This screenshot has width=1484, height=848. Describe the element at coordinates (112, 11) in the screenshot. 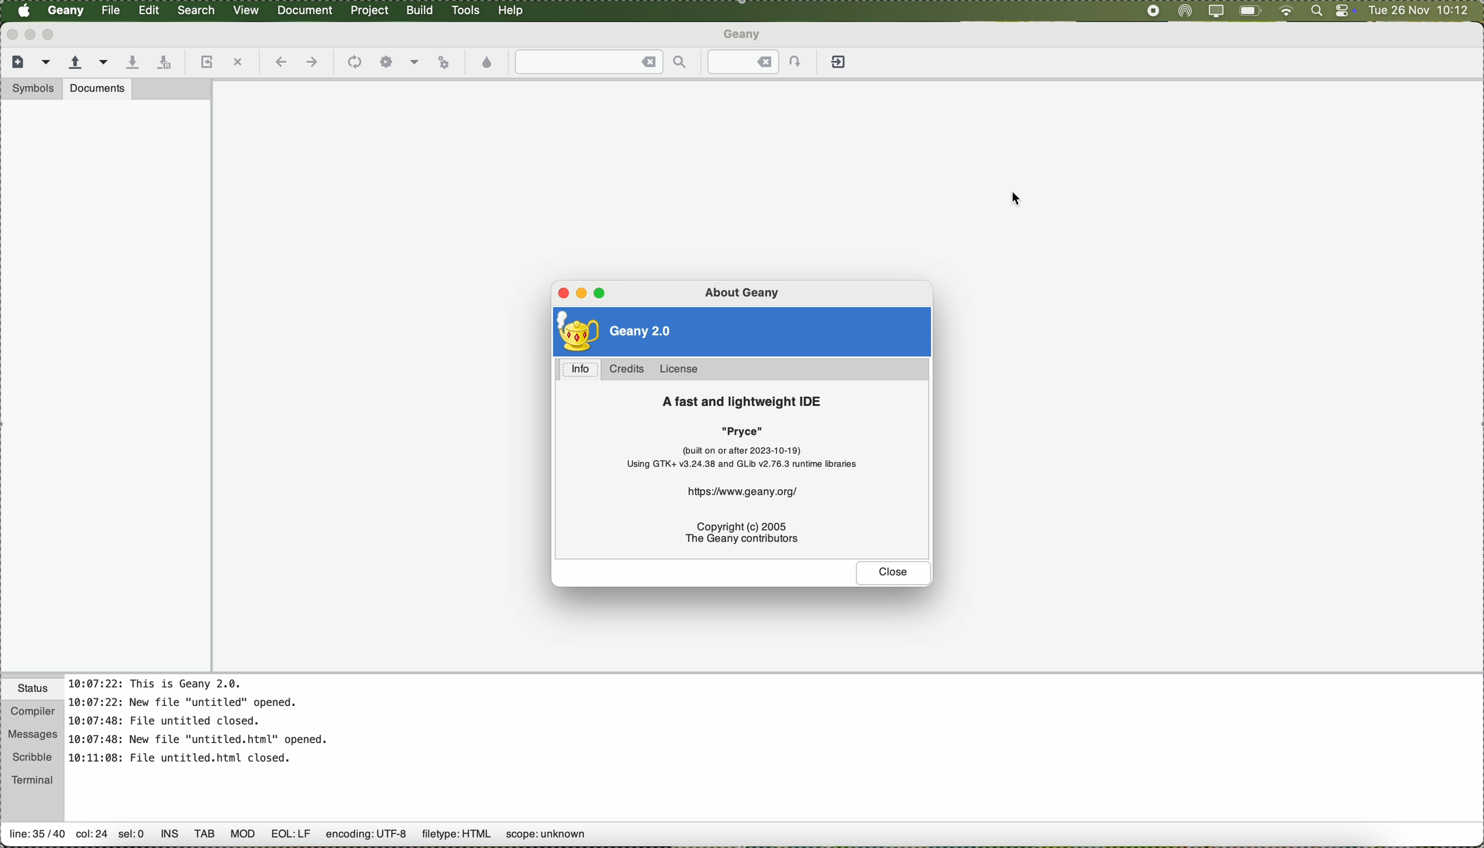

I see `file` at that location.